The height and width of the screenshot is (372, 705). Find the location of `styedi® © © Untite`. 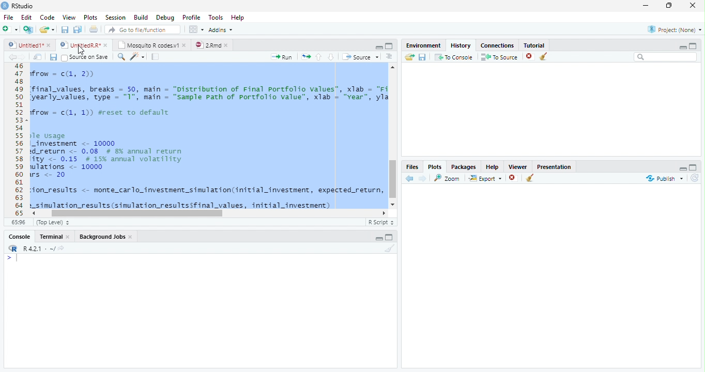

styedi® © © Untite is located at coordinates (84, 45).